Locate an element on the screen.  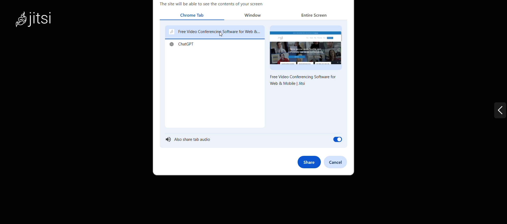
The site will be able to see the contents of your screen is located at coordinates (211, 4).